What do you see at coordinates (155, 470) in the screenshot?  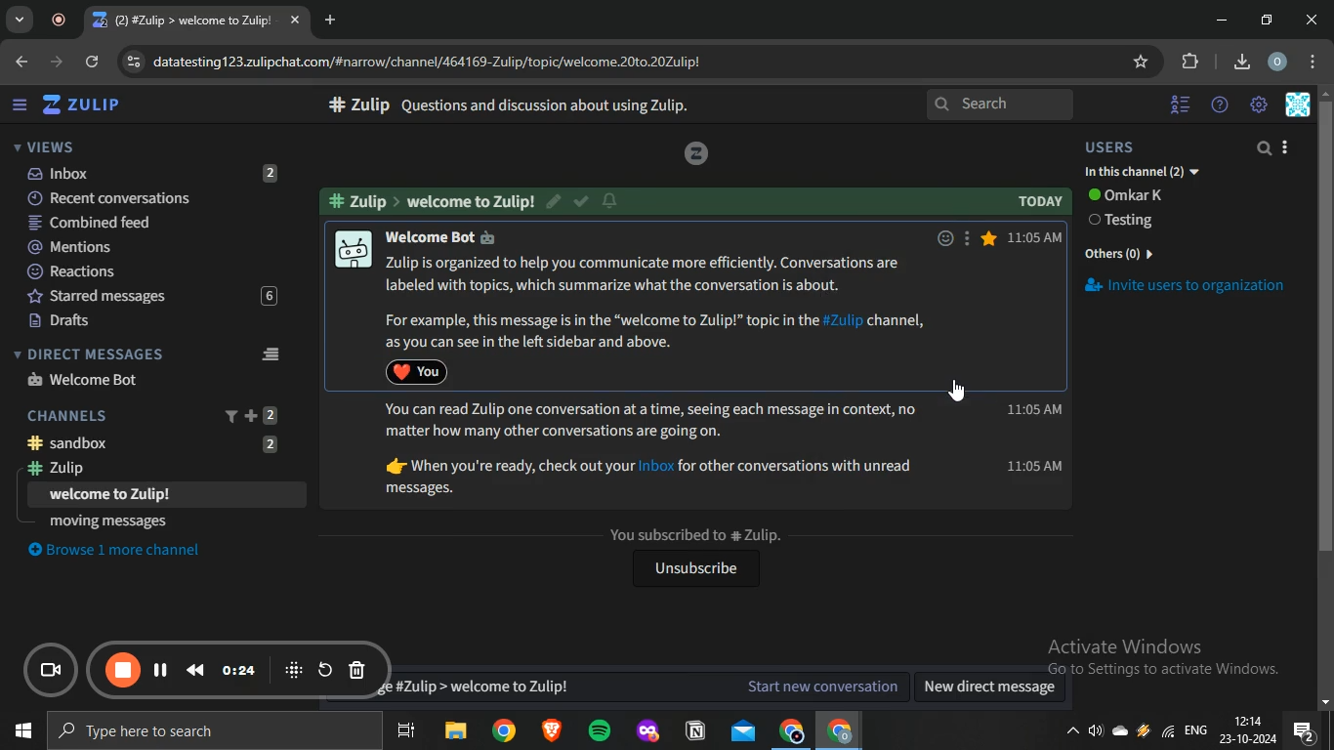 I see `zulip` at bounding box center [155, 470].